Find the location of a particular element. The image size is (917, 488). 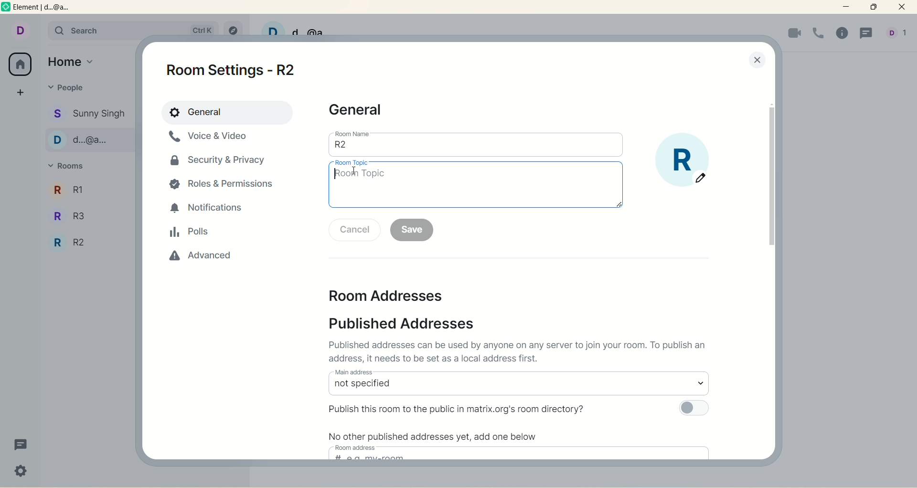

general is located at coordinates (226, 112).